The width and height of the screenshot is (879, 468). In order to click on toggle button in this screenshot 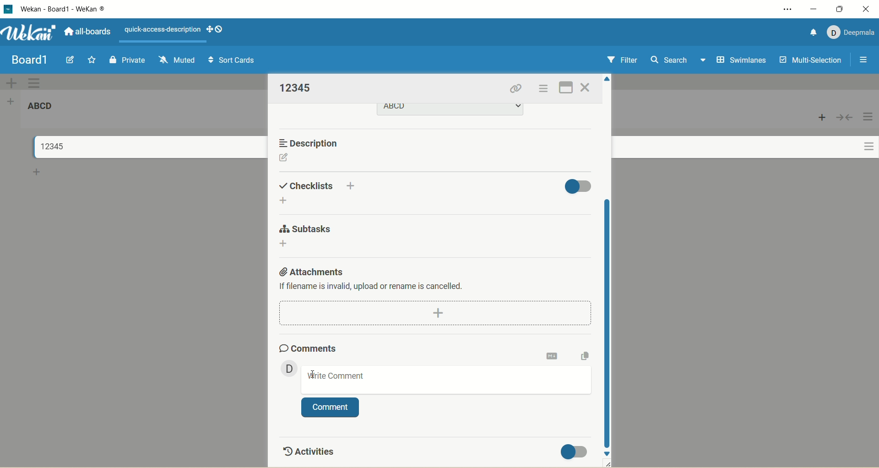, I will do `click(578, 185)`.